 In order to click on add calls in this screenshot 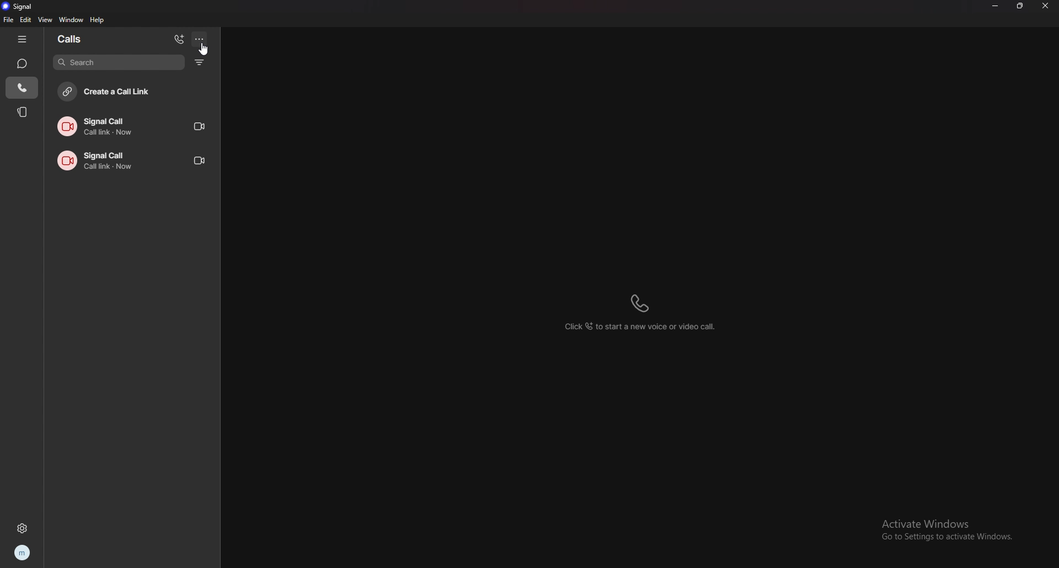, I will do `click(179, 39)`.